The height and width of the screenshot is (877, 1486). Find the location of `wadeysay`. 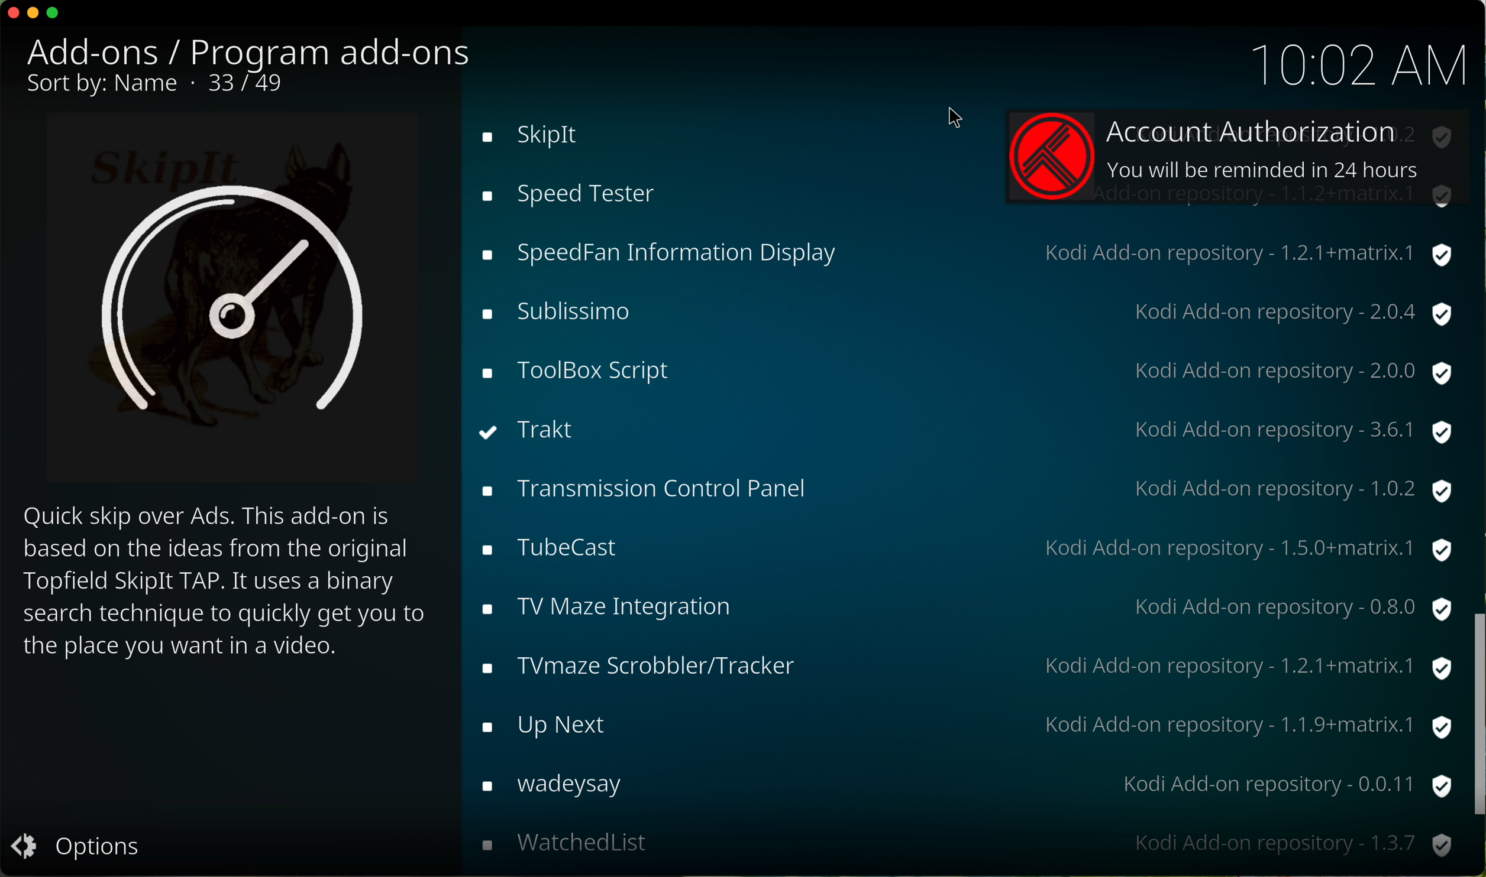

wadeysay is located at coordinates (963, 548).